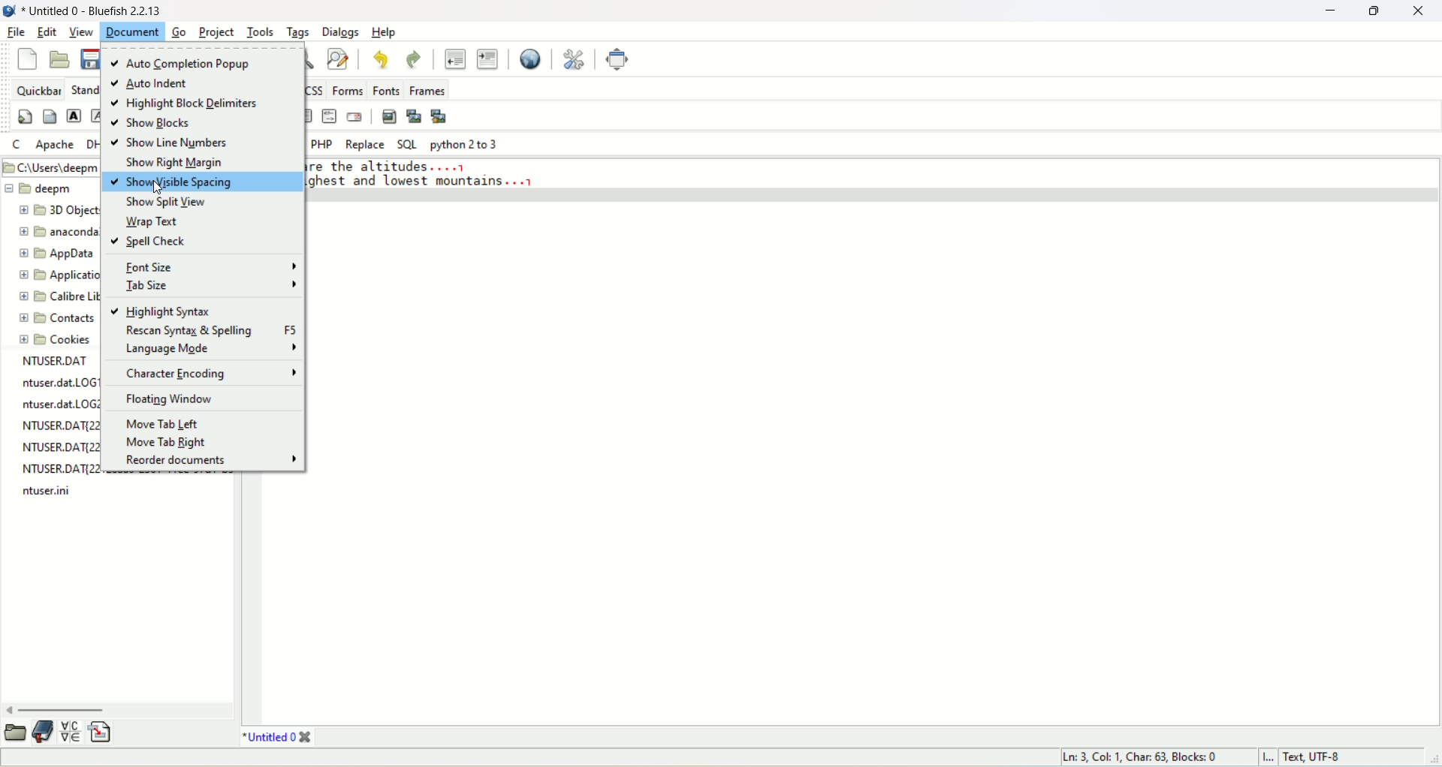 This screenshot has height=767, width=1442. What do you see at coordinates (107, 731) in the screenshot?
I see `insert file` at bounding box center [107, 731].